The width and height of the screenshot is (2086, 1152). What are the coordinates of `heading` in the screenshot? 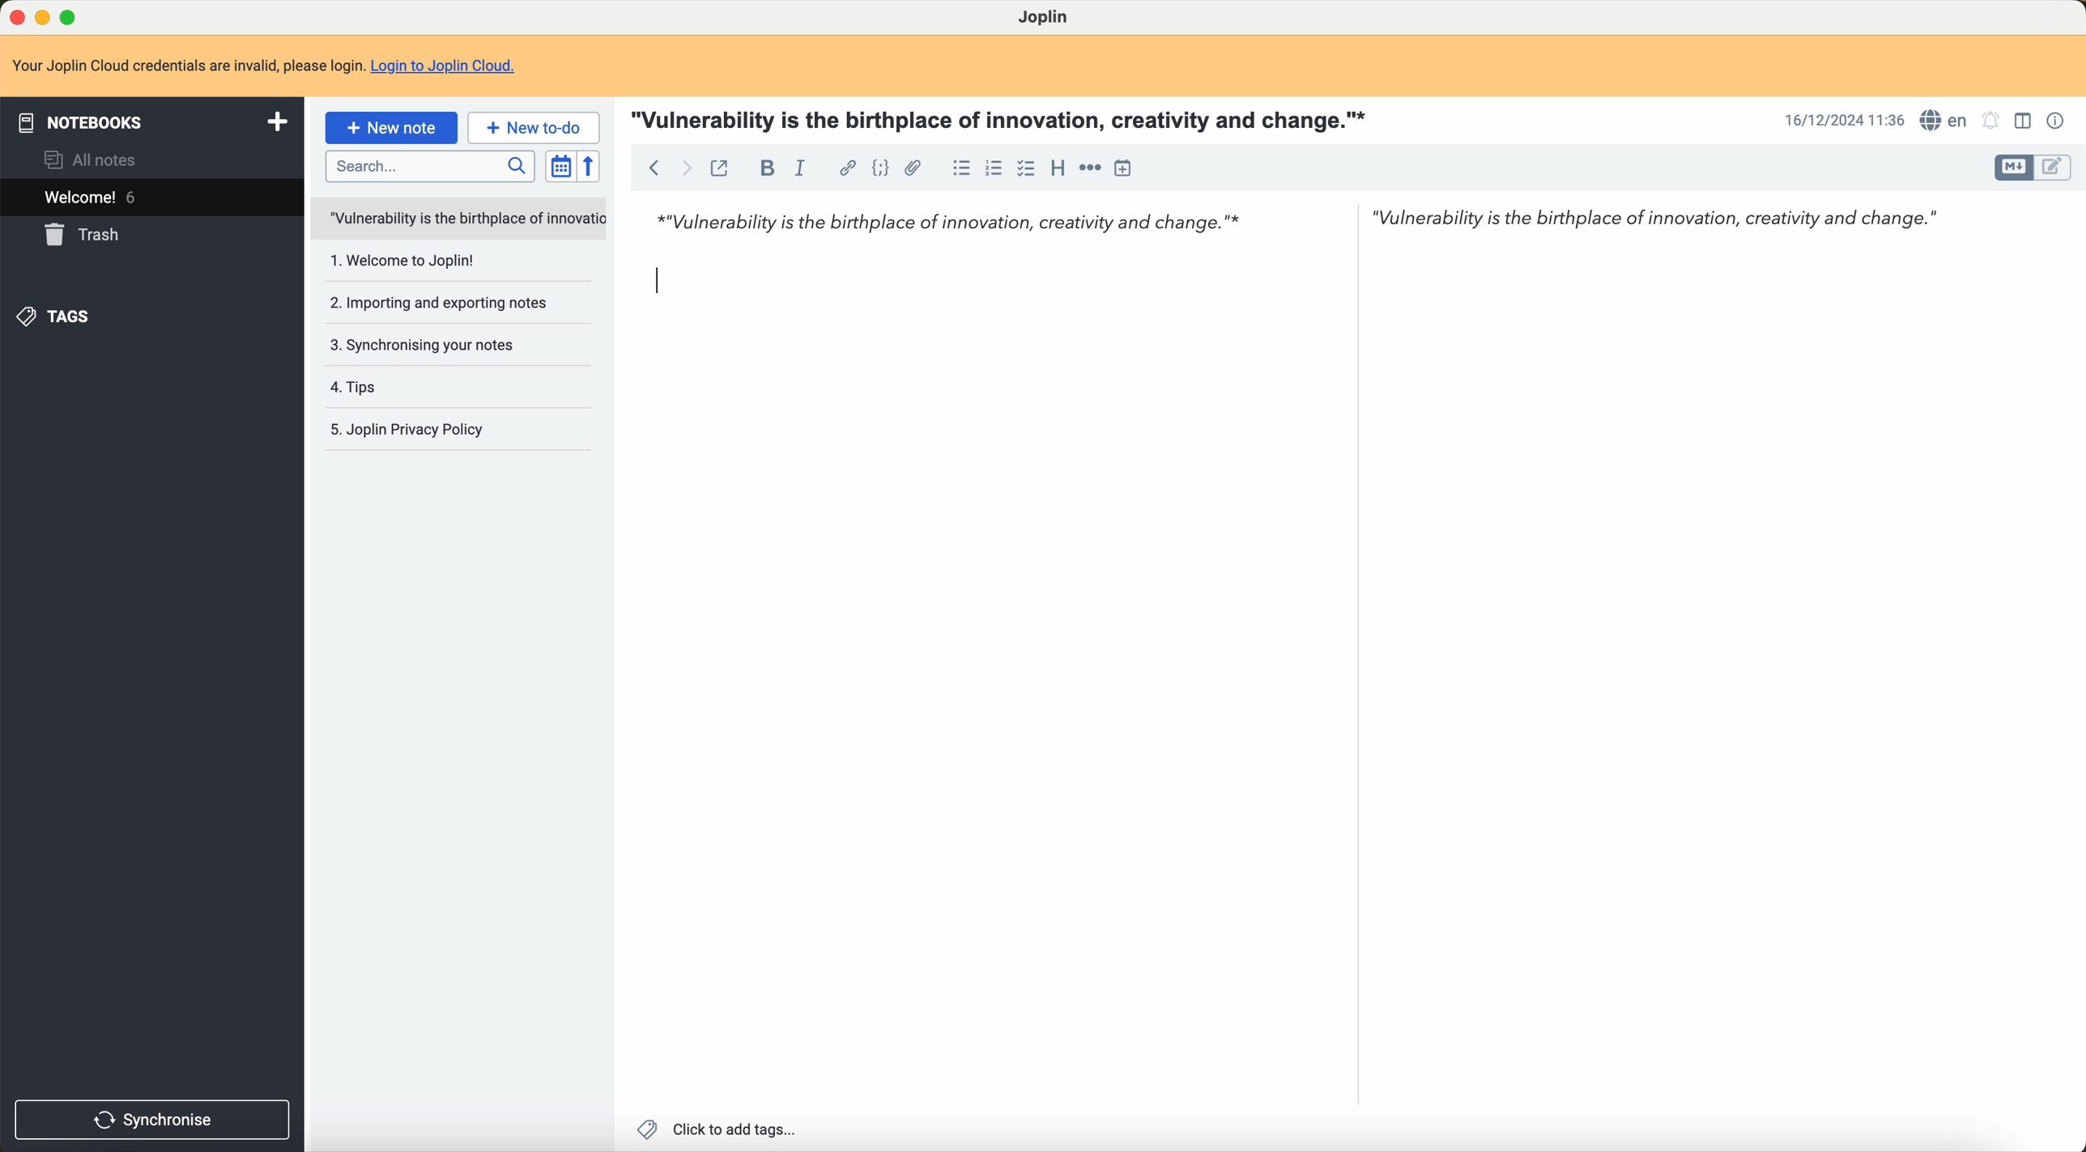 It's located at (1054, 168).